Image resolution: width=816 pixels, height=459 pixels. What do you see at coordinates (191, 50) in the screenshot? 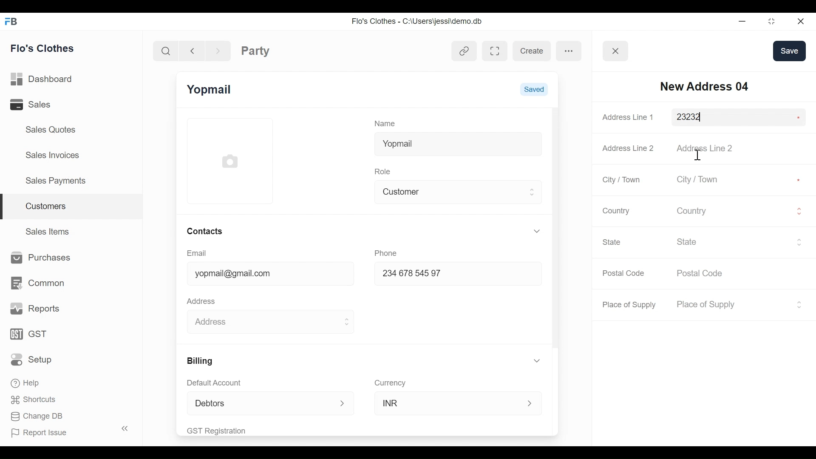
I see `Navigate back` at bounding box center [191, 50].